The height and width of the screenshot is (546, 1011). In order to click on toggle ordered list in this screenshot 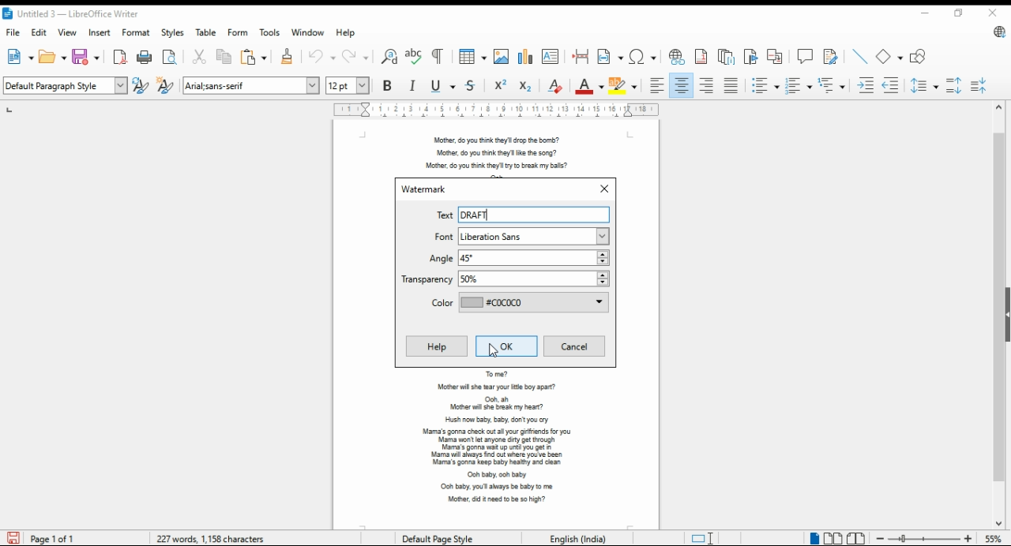, I will do `click(798, 86)`.